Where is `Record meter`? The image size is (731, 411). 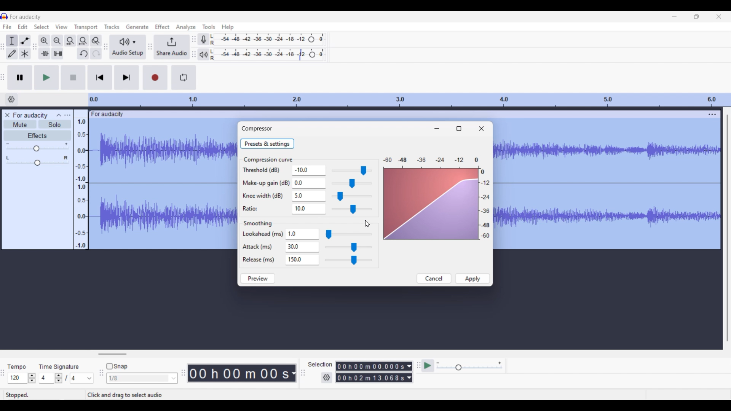 Record meter is located at coordinates (203, 39).